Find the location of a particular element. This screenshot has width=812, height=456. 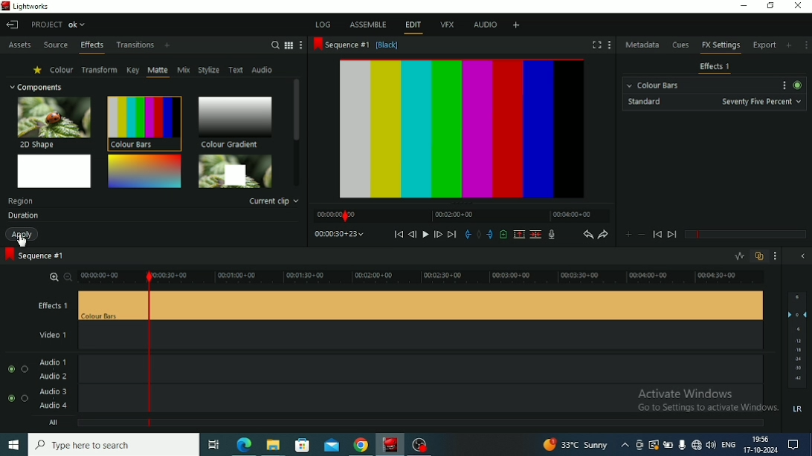

Audio 3 and 4 is located at coordinates (465, 400).